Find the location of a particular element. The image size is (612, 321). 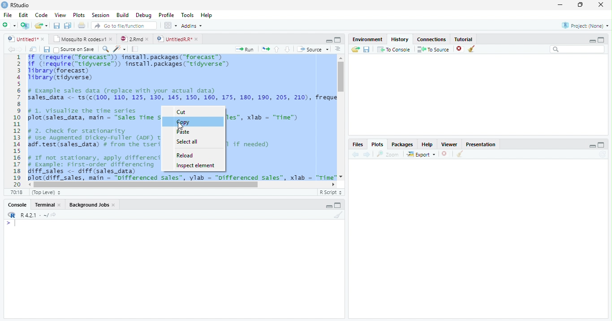

R Script is located at coordinates (330, 193).